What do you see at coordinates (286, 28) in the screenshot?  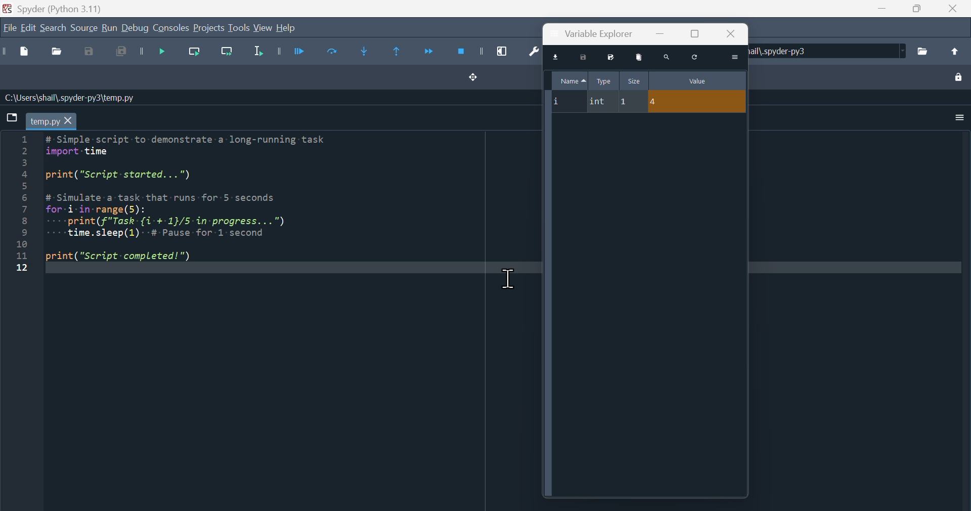 I see `help` at bounding box center [286, 28].